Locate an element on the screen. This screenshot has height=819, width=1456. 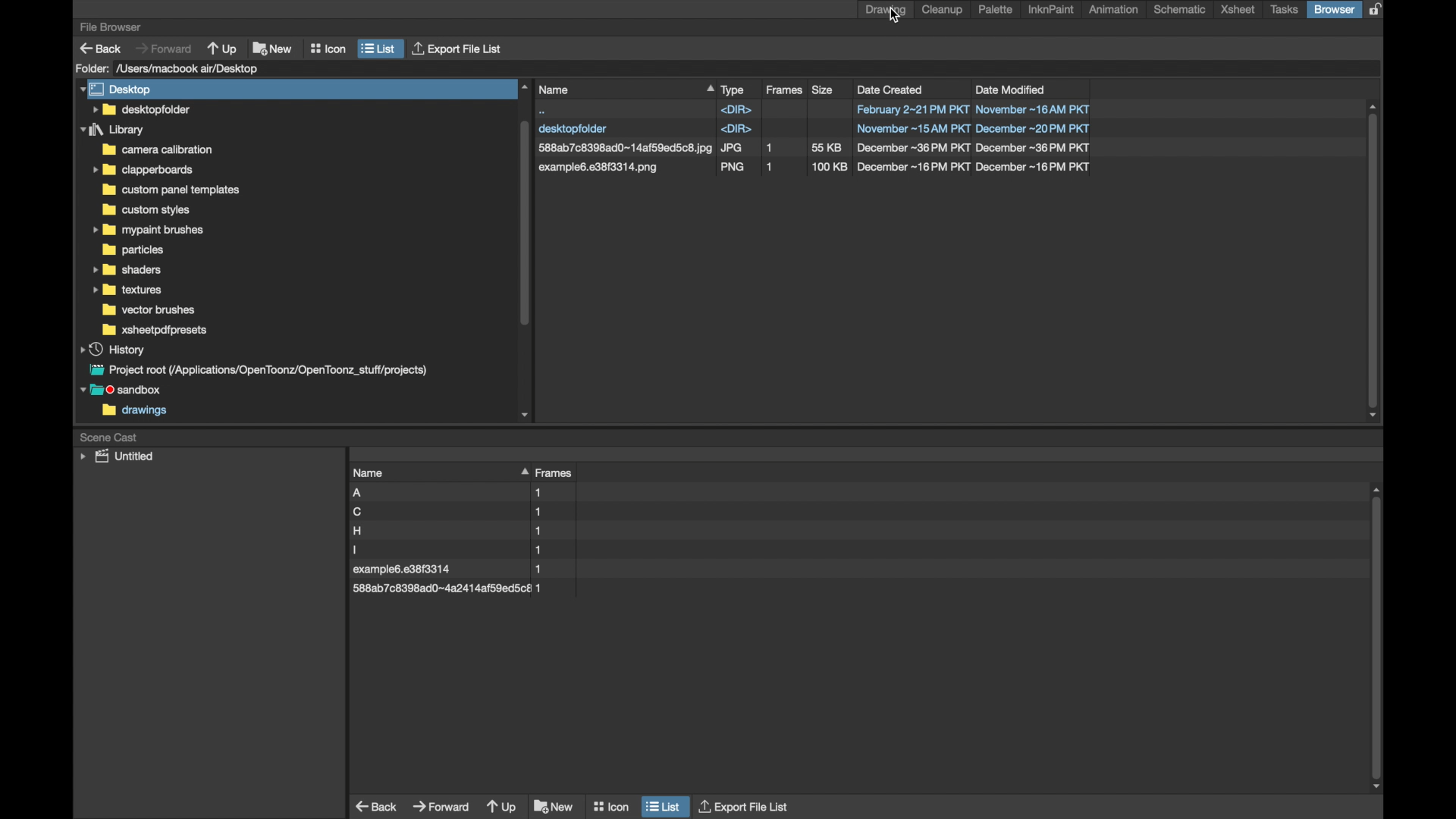
inknpaint  is located at coordinates (1051, 10).